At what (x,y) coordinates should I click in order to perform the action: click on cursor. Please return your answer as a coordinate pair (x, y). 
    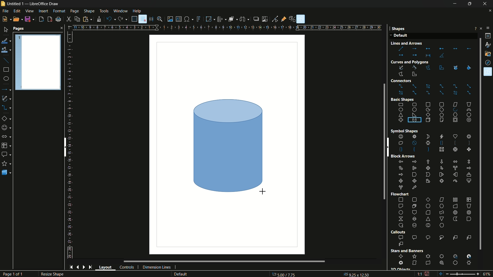
    Looking at the image, I should click on (195, 100).